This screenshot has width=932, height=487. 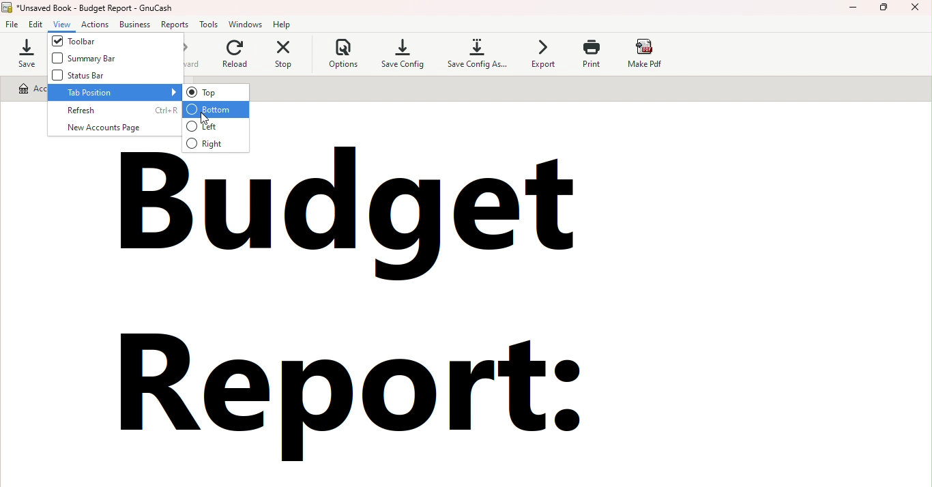 What do you see at coordinates (283, 55) in the screenshot?
I see `Stop` at bounding box center [283, 55].